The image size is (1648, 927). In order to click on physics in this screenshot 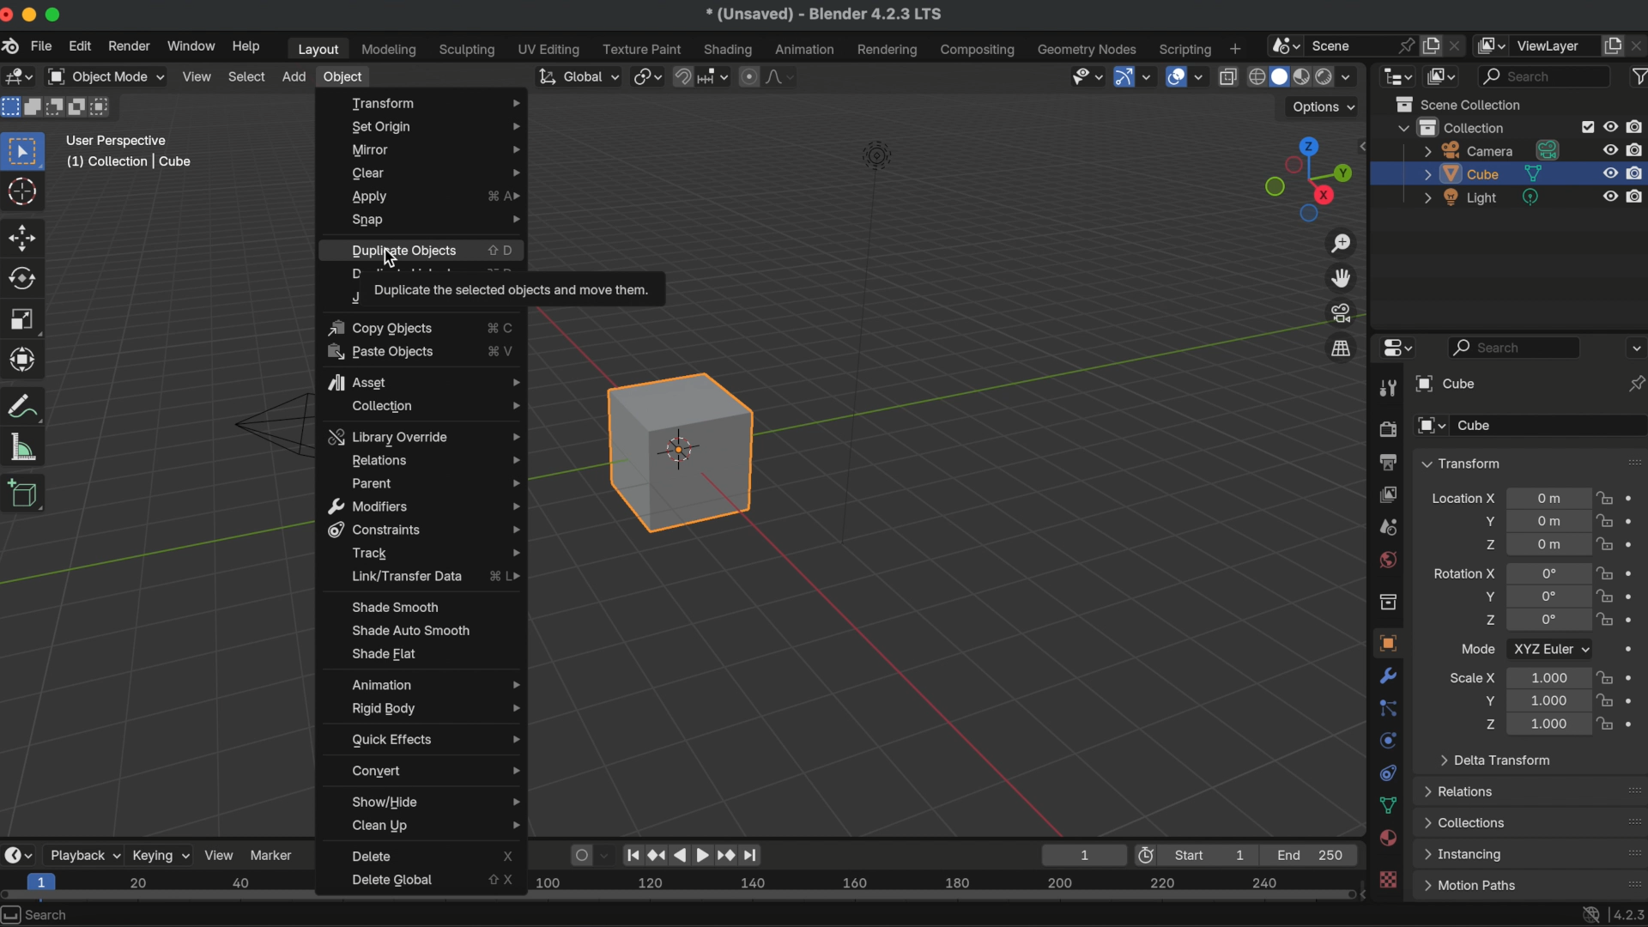, I will do `click(1387, 740)`.